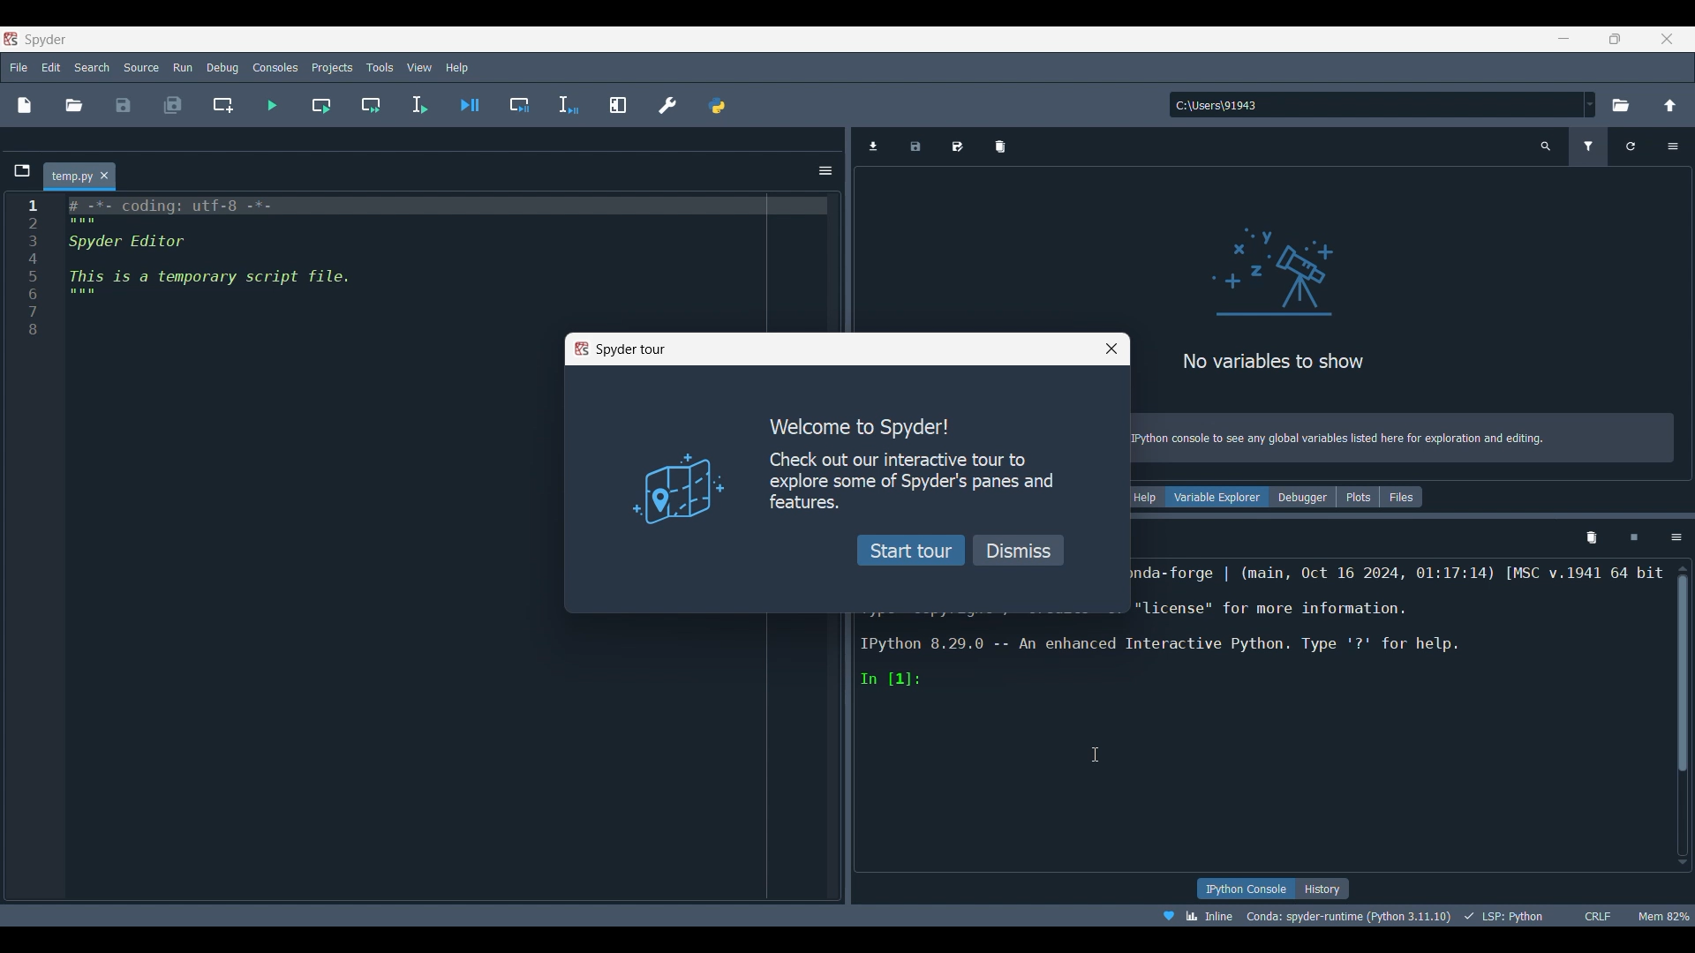 Image resolution: width=1695 pixels, height=953 pixels. Describe the element at coordinates (142, 140) in the screenshot. I see `Folder location` at that location.